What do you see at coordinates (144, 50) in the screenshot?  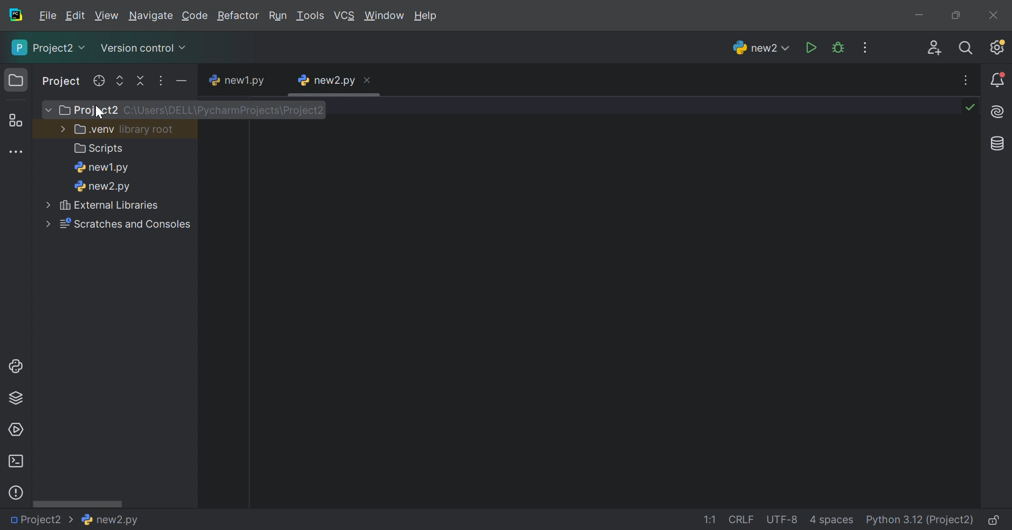 I see `Version control` at bounding box center [144, 50].